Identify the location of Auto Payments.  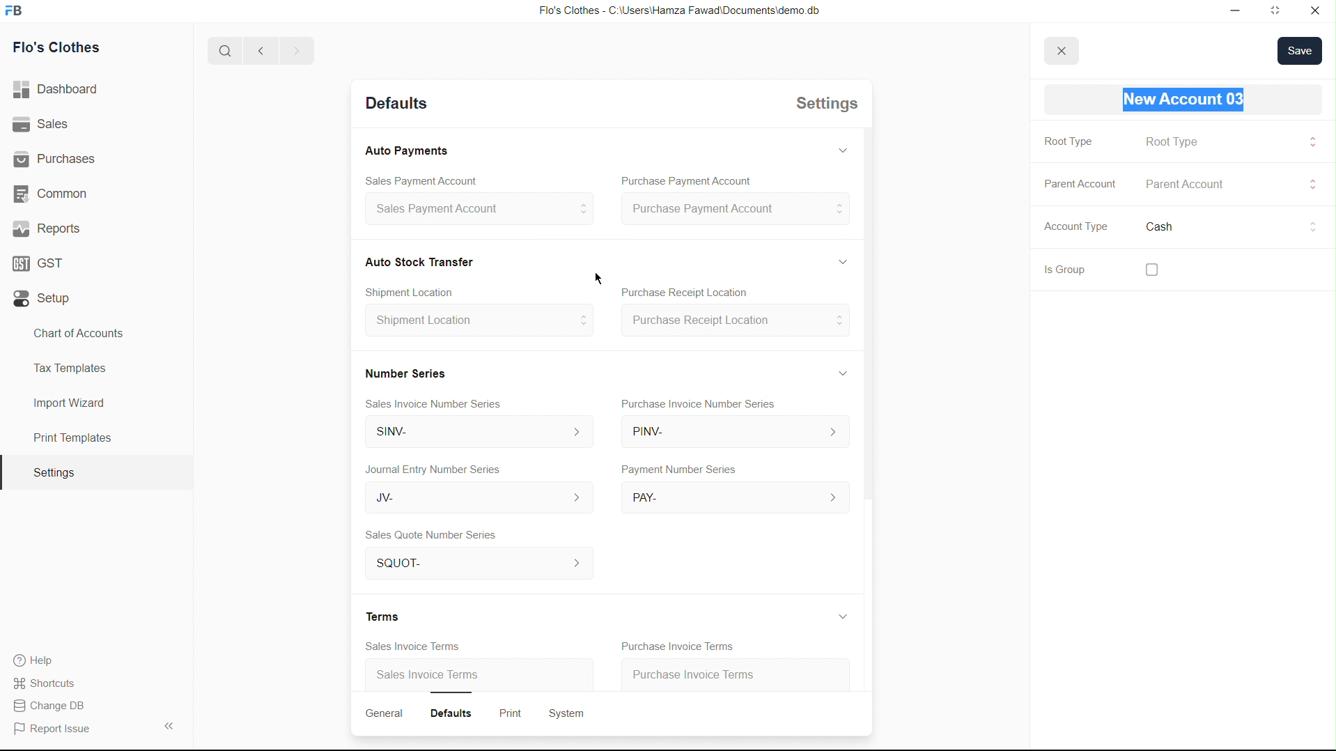
(406, 151).